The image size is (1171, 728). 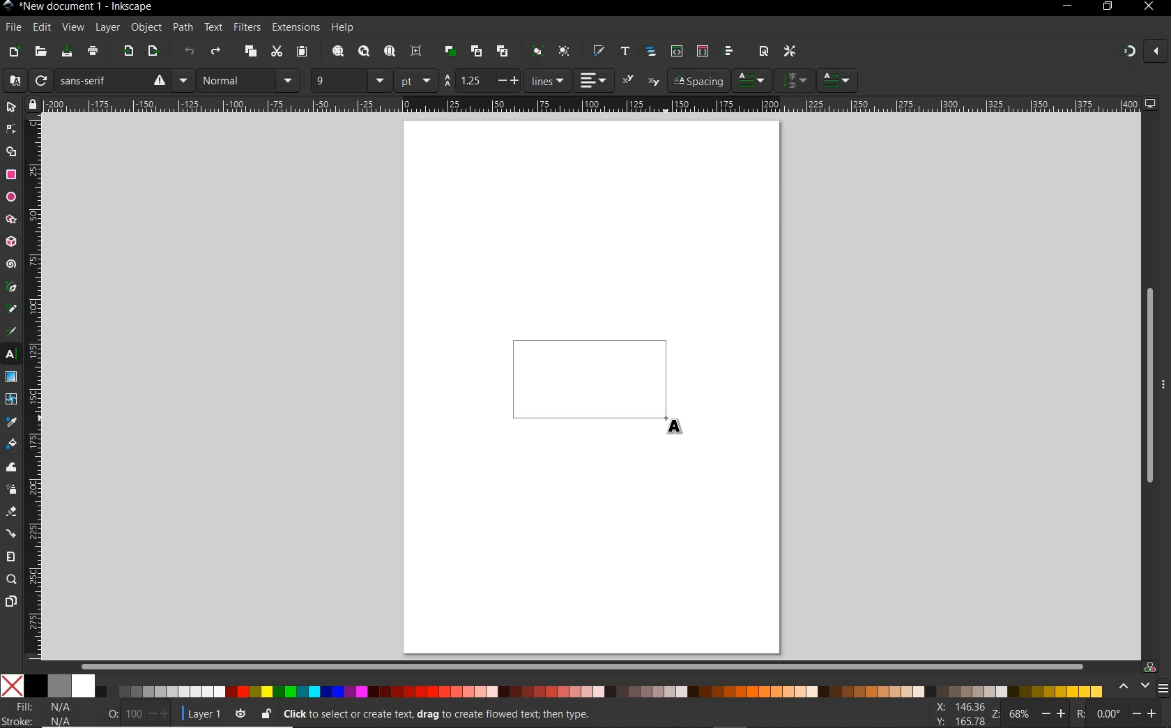 I want to click on object, so click(x=144, y=28).